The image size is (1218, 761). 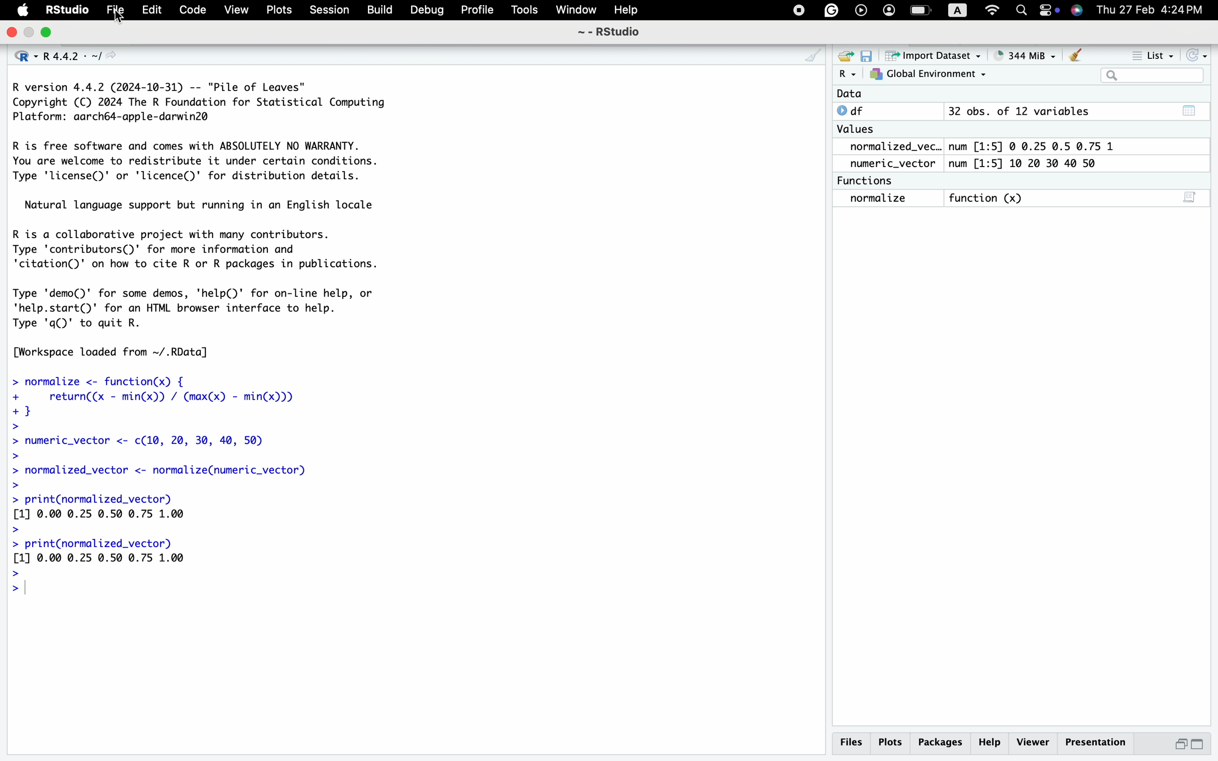 I want to click on R dropodown, so click(x=24, y=56).